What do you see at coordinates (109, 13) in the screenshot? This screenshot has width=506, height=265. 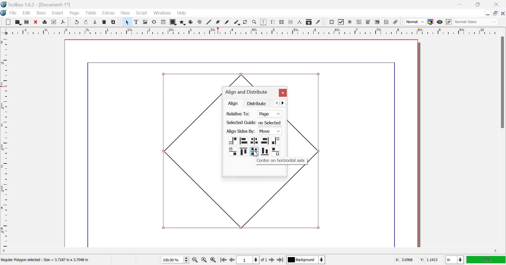 I see `Extras` at bounding box center [109, 13].